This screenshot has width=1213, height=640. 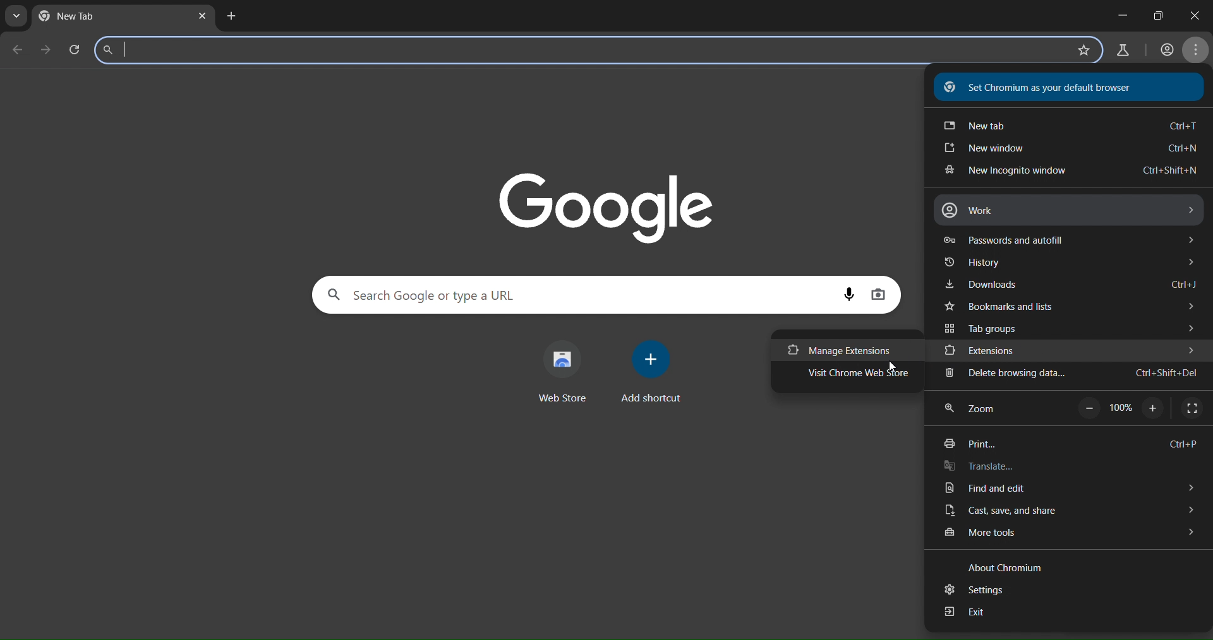 What do you see at coordinates (202, 16) in the screenshot?
I see `close tab` at bounding box center [202, 16].